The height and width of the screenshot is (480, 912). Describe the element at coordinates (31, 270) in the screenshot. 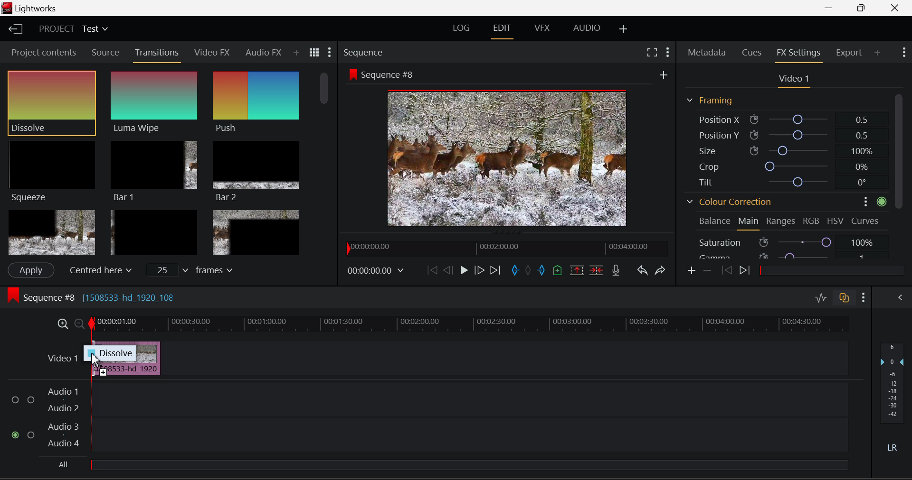

I see `Apply` at that location.